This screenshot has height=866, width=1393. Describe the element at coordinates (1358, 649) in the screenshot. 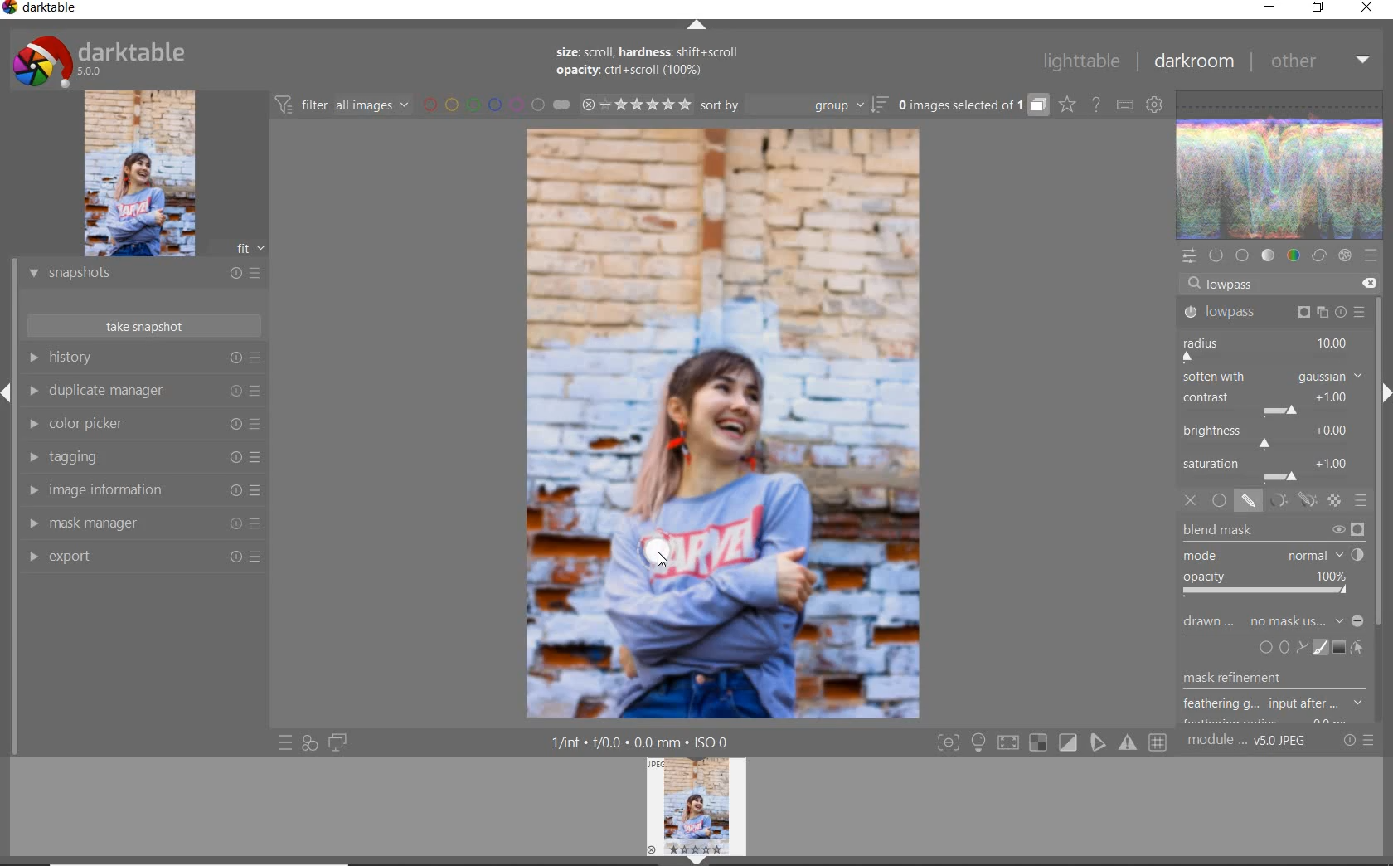

I see `show & edit mask elements` at that location.